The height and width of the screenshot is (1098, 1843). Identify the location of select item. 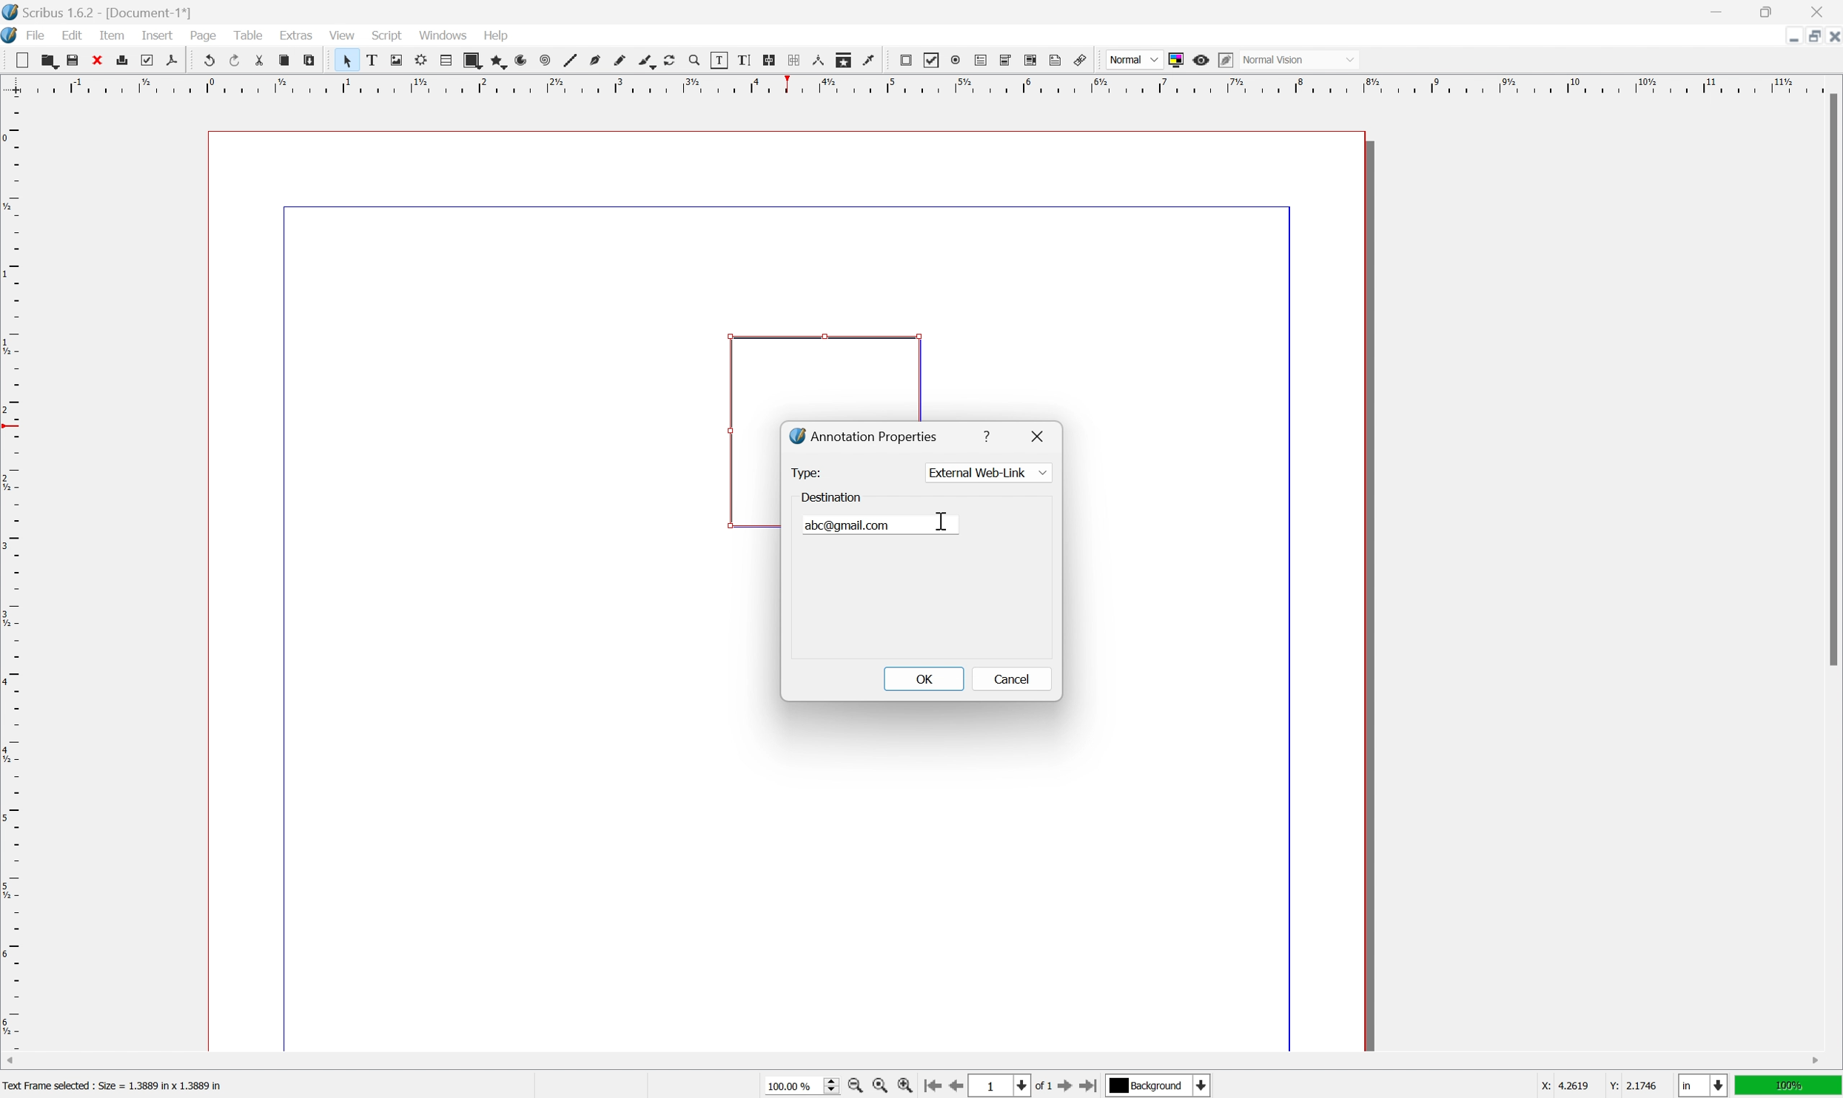
(347, 61).